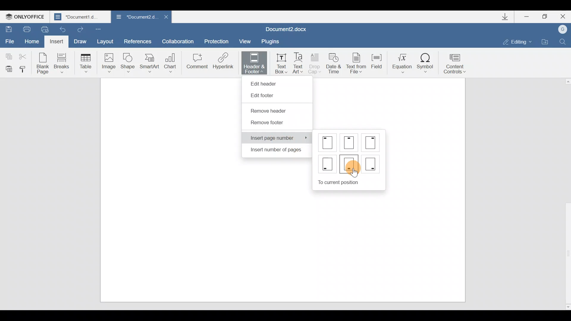  Describe the element at coordinates (328, 142) in the screenshot. I see `Position 1` at that location.